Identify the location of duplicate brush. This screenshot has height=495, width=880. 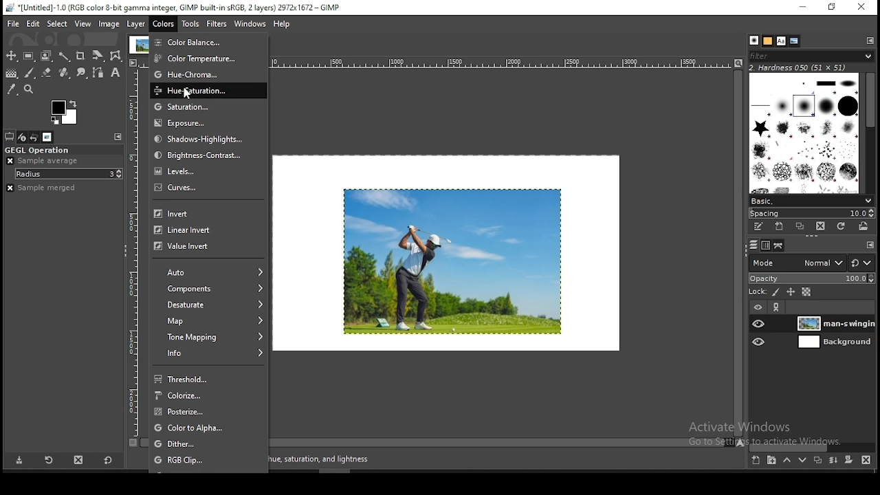
(800, 227).